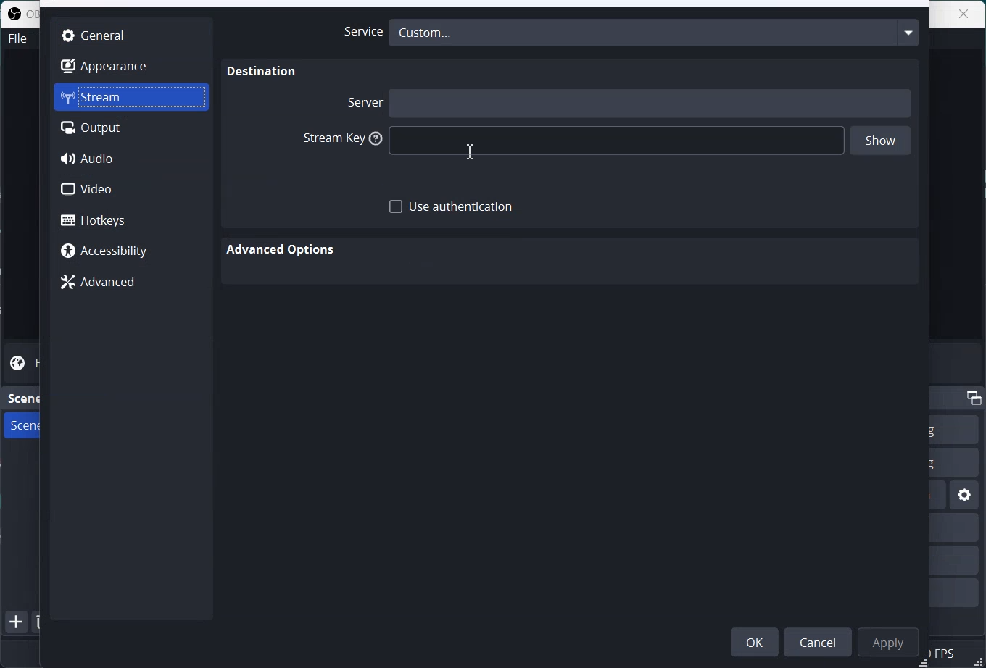  I want to click on OK, so click(755, 641).